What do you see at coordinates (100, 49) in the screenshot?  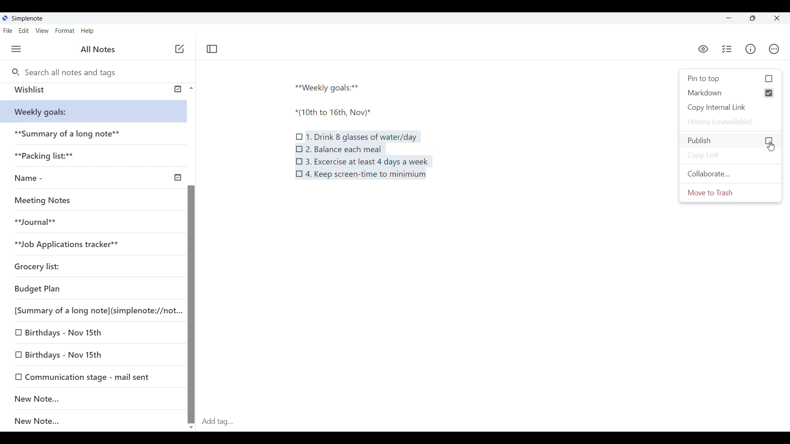 I see `All notes` at bounding box center [100, 49].